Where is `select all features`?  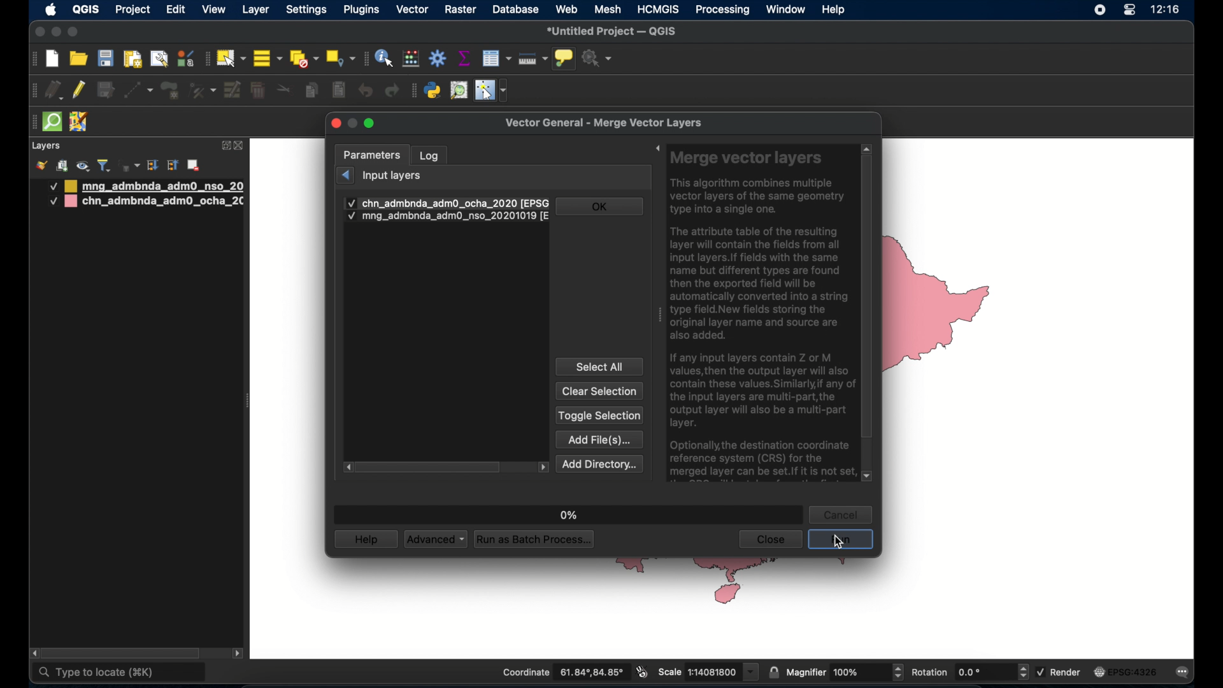 select all features is located at coordinates (268, 59).